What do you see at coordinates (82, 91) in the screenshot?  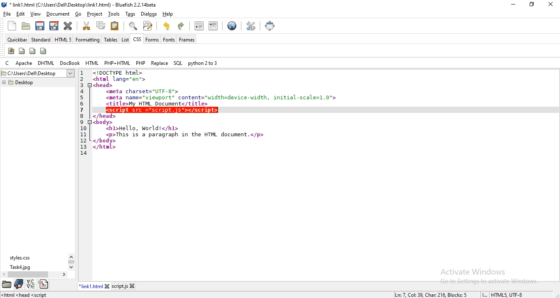 I see `4` at bounding box center [82, 91].